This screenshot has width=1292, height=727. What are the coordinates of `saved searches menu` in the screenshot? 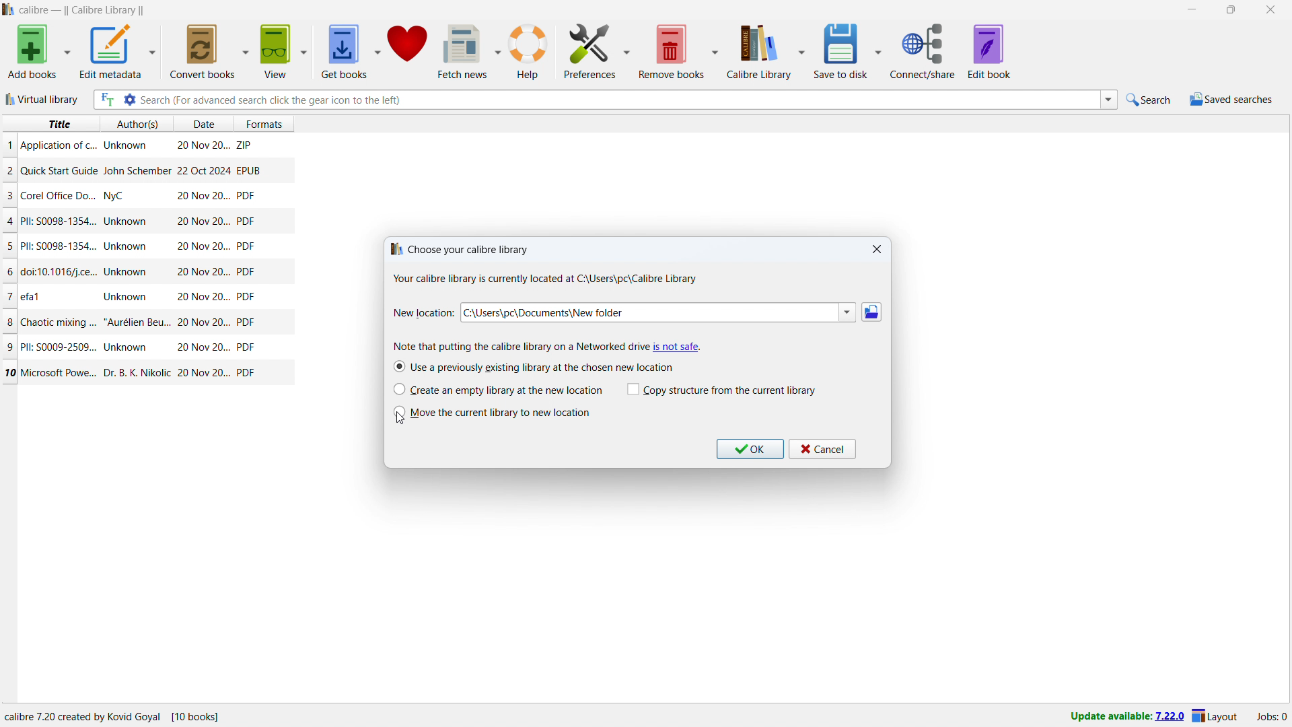 It's located at (1231, 100).